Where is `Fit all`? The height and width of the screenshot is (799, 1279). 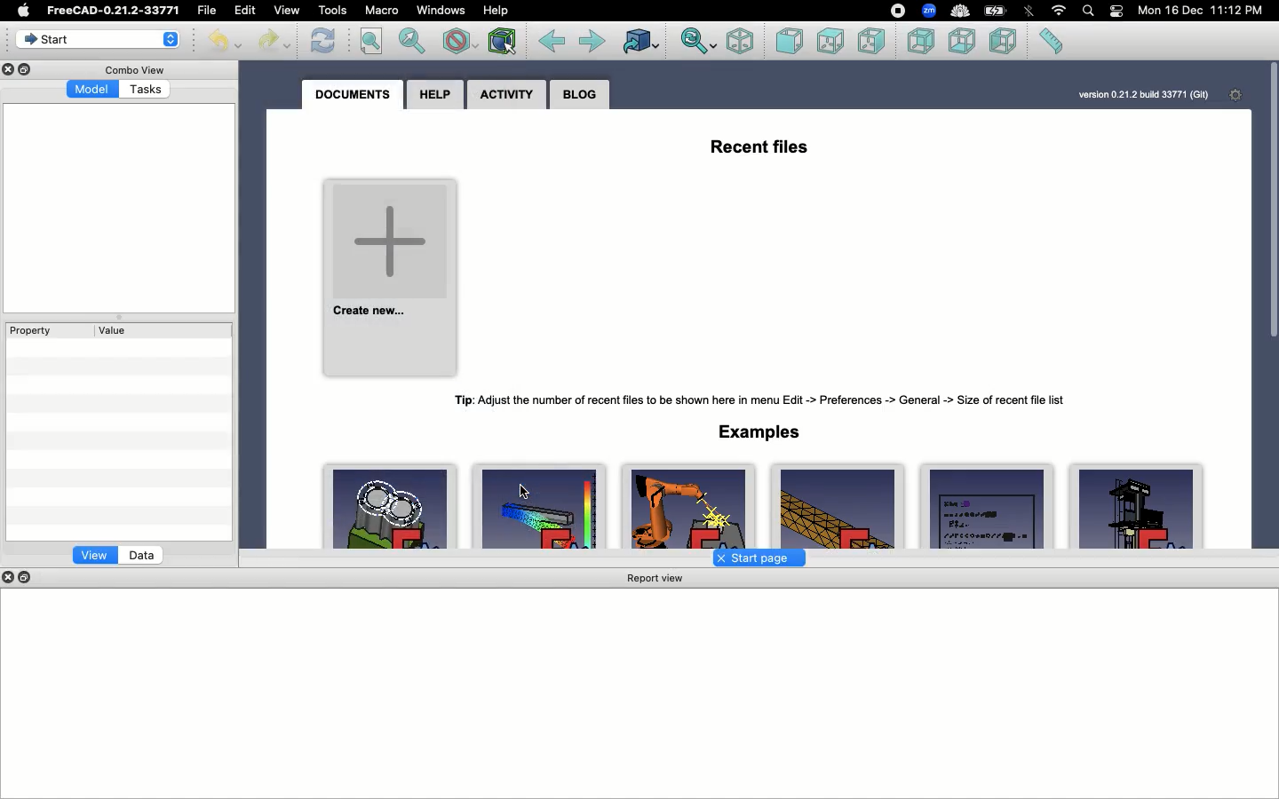
Fit all is located at coordinates (372, 40).